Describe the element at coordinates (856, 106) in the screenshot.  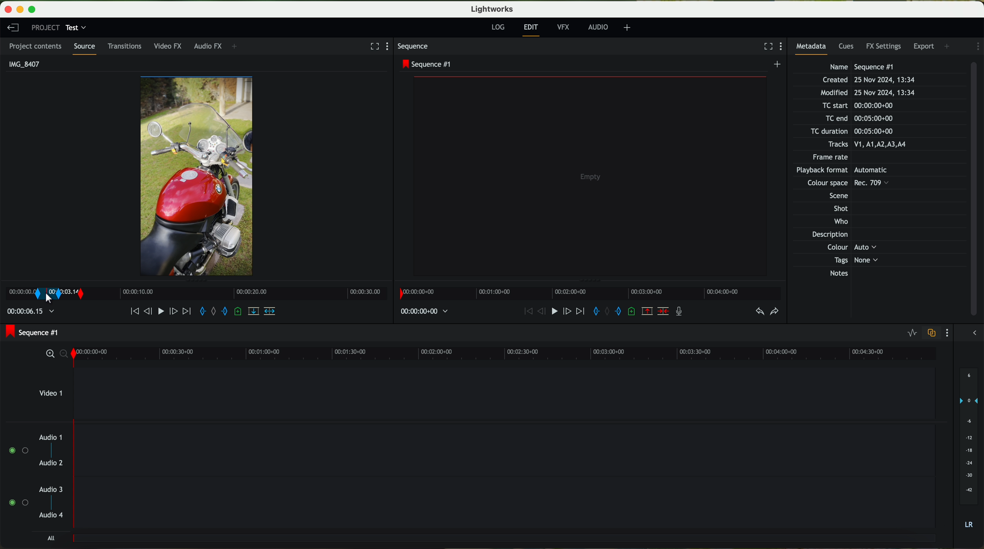
I see `TC start` at that location.